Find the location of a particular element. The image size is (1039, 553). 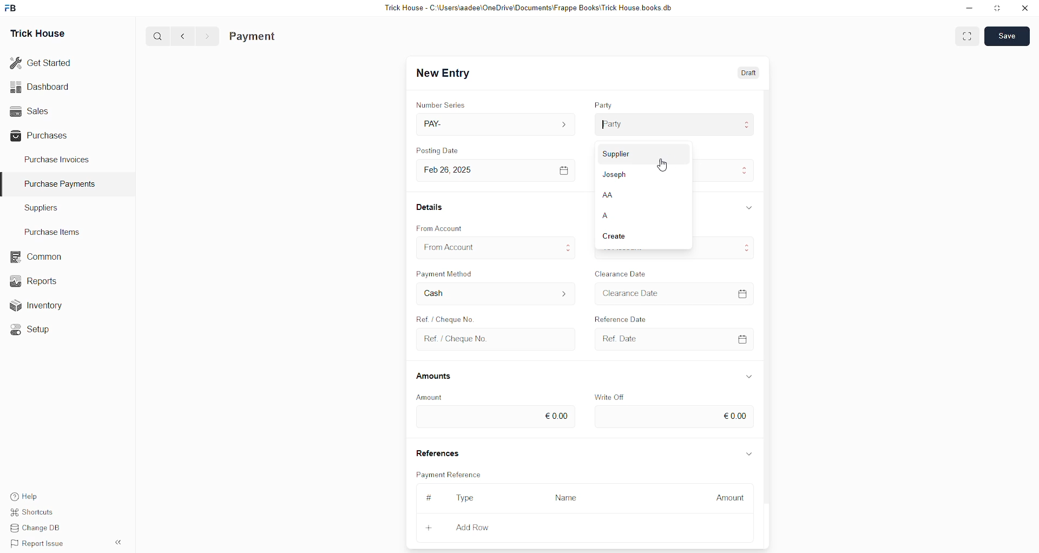

Minimize is located at coordinates (969, 9).